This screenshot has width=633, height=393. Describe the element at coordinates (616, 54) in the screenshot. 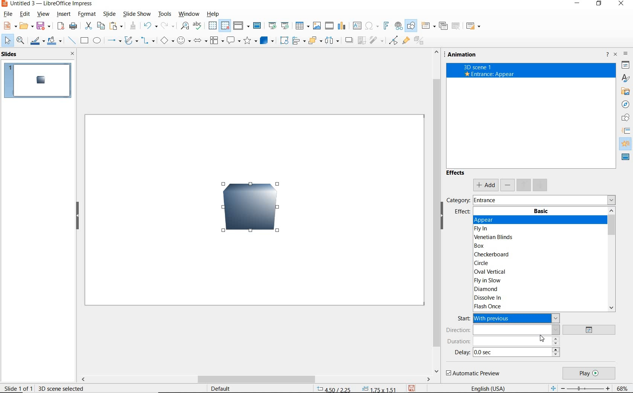

I see `close` at that location.